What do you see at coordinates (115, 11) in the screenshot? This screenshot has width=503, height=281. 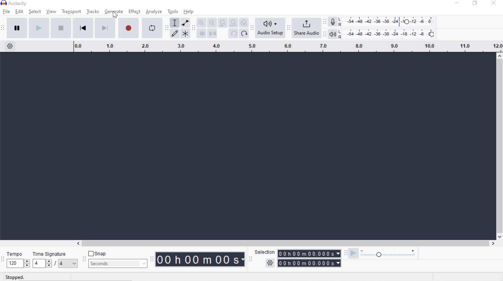 I see `generate` at bounding box center [115, 11].